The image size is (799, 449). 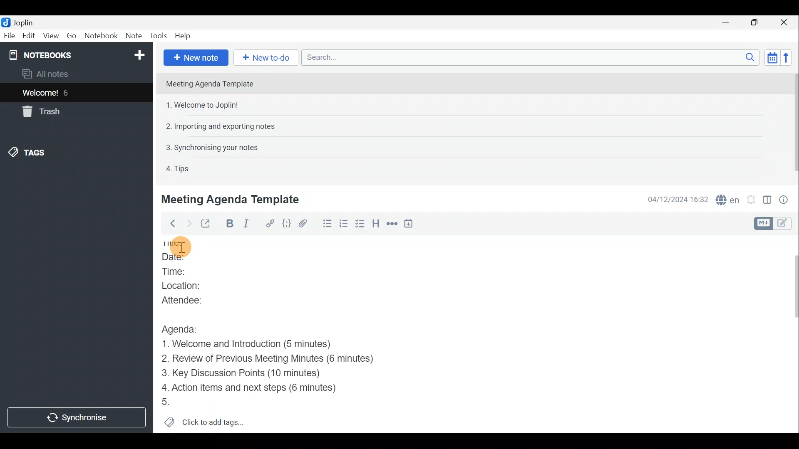 I want to click on Checkbox, so click(x=359, y=224).